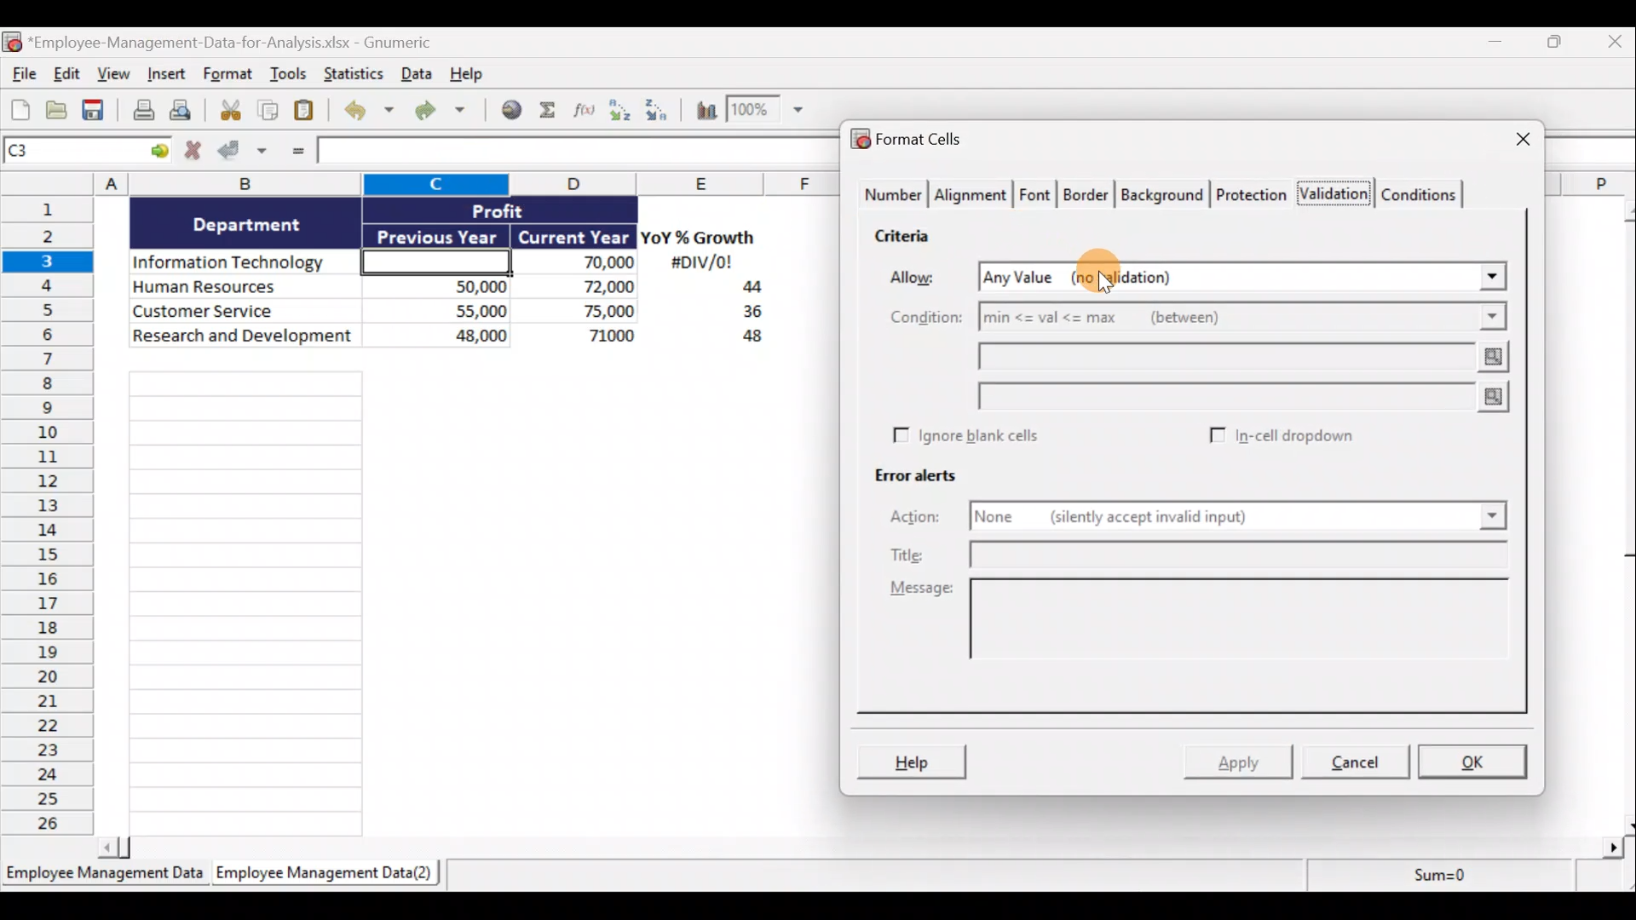  Describe the element at coordinates (585, 109) in the screenshot. I see `Edit a function in the current cell` at that location.